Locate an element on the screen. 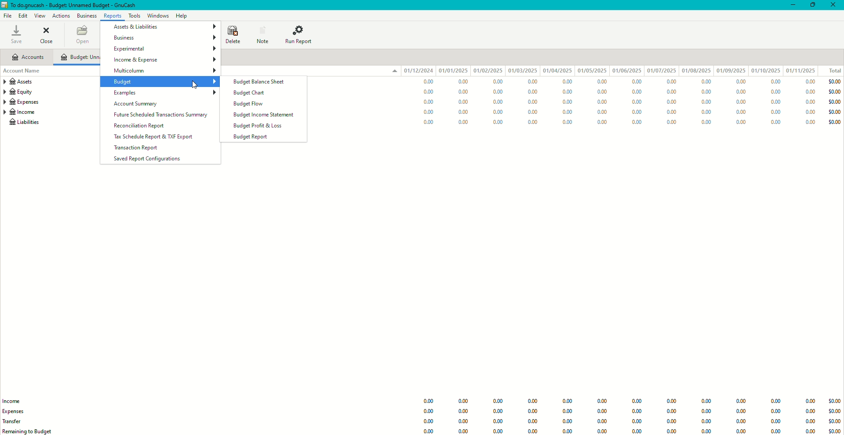  0.00 is located at coordinates (567, 102).